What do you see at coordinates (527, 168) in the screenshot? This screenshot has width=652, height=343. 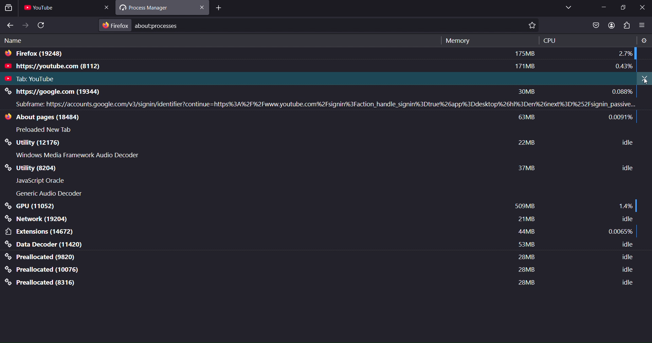 I see `37 mb` at bounding box center [527, 168].